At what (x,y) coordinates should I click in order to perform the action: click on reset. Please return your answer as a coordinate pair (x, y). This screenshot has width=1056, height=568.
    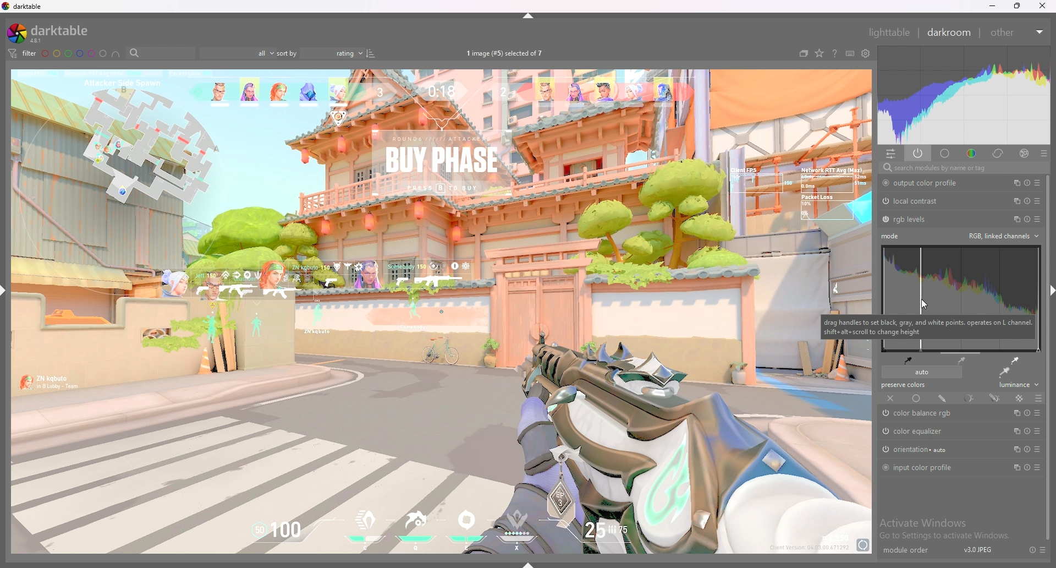
    Looking at the image, I should click on (1027, 468).